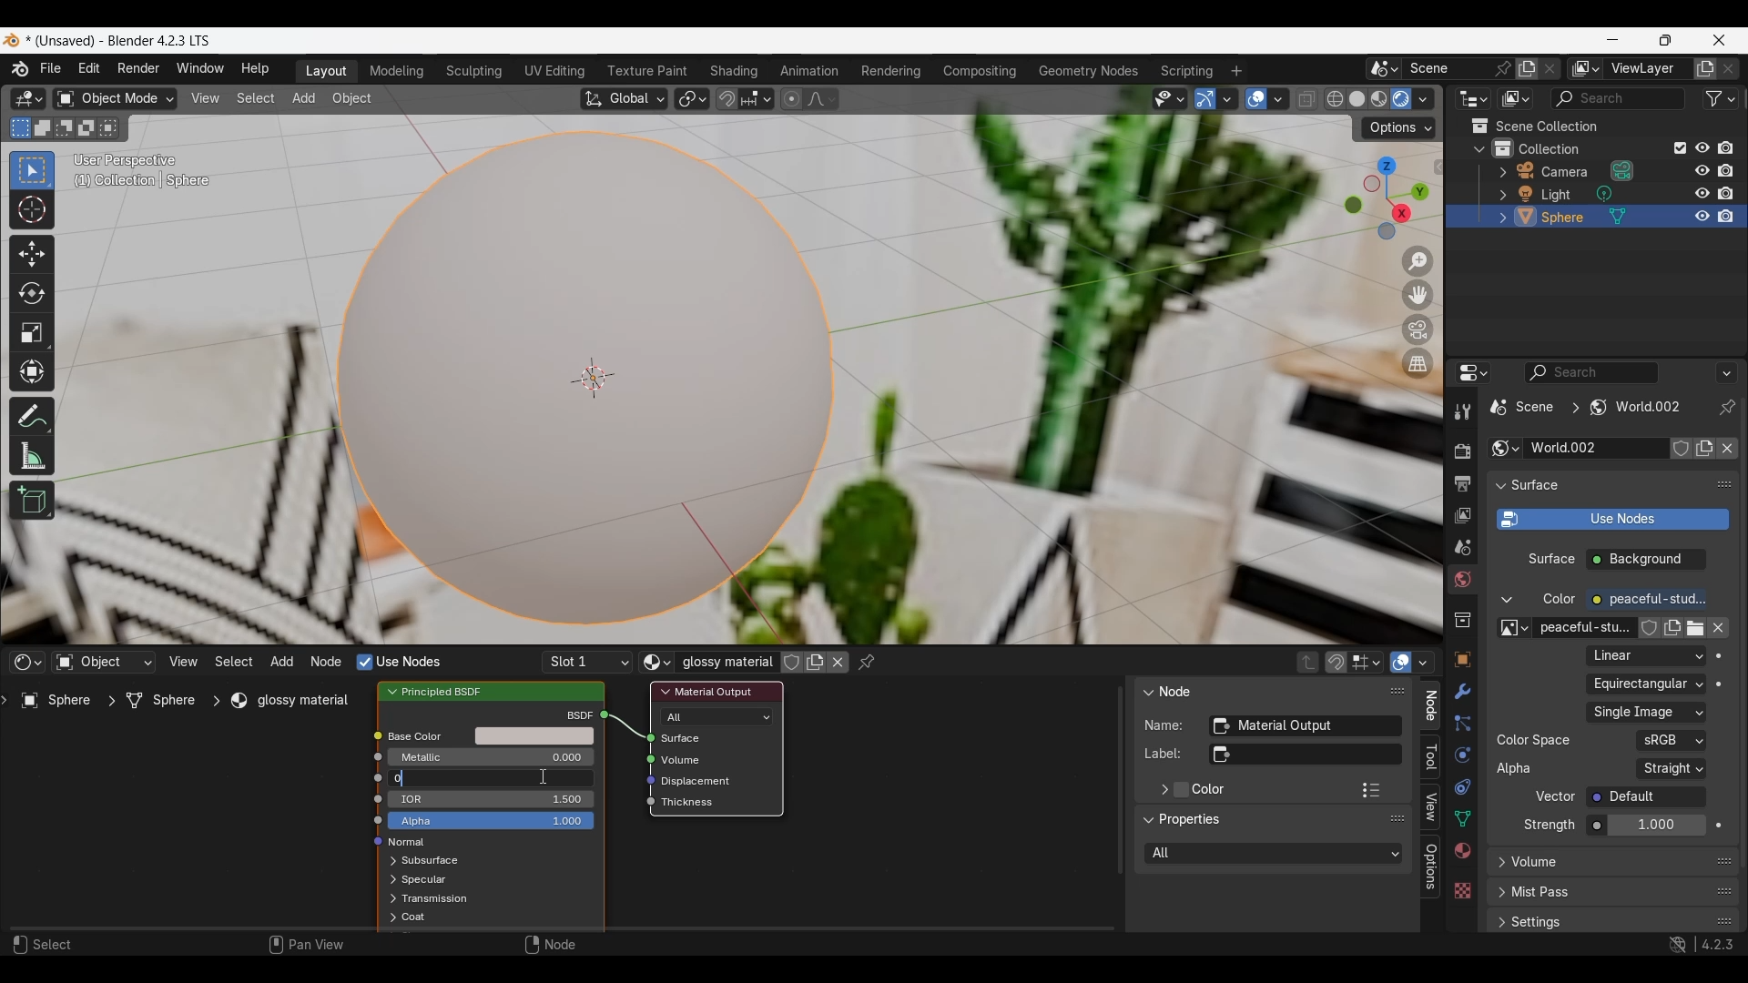 This screenshot has width=1748, height=983. I want to click on Viewport shading: rendered, so click(1401, 98).